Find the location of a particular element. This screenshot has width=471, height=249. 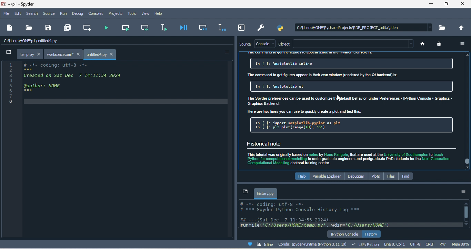

home is located at coordinates (422, 44).